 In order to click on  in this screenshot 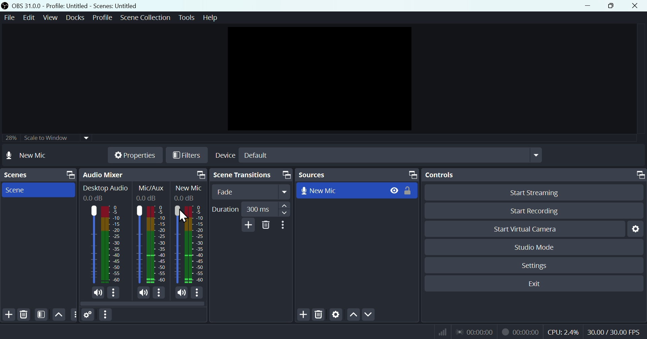, I will do `click(539, 192)`.